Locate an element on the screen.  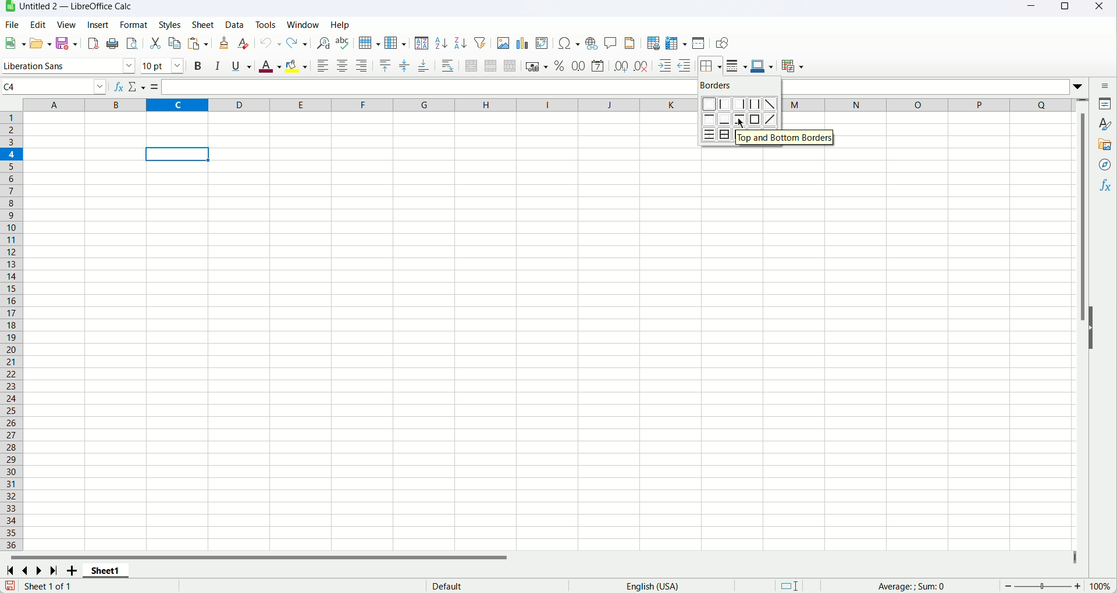
No borders is located at coordinates (709, 104).